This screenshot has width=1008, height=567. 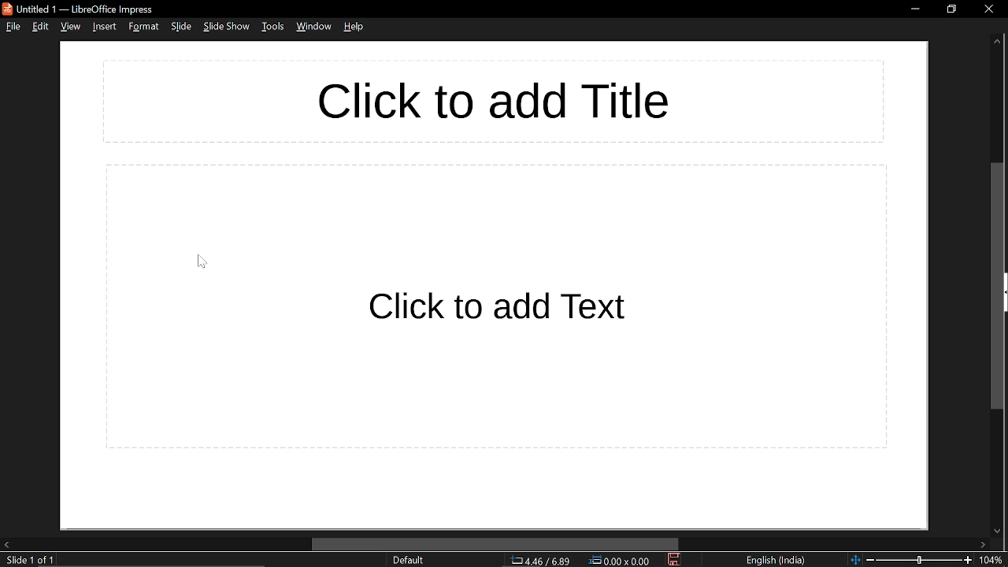 What do you see at coordinates (776, 561) in the screenshot?
I see `language` at bounding box center [776, 561].